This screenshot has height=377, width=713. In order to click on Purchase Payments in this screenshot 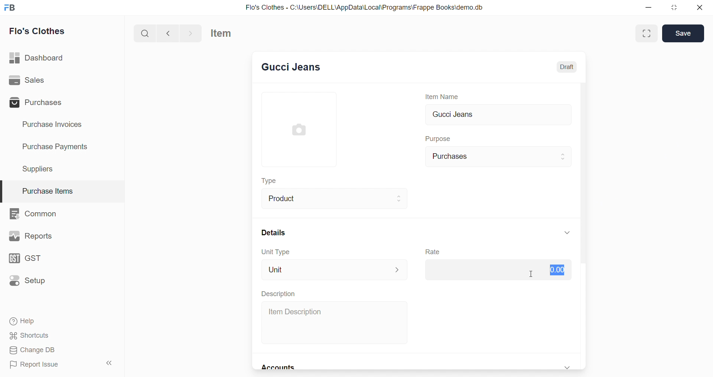, I will do `click(58, 147)`.